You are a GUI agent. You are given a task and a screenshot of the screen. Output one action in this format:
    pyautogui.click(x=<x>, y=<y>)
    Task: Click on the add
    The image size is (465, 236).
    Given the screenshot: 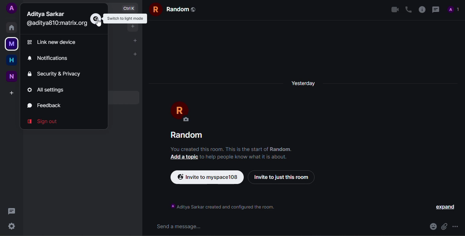 What is the action you would take?
    pyautogui.click(x=135, y=40)
    